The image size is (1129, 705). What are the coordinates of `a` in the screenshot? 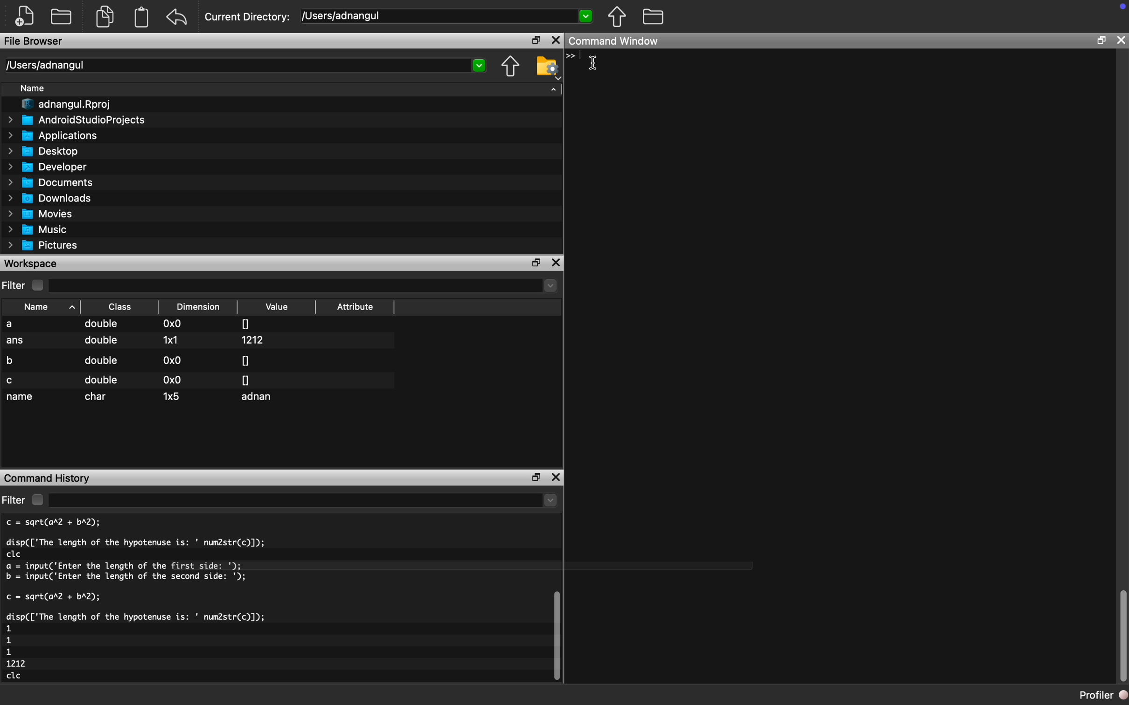 It's located at (17, 325).